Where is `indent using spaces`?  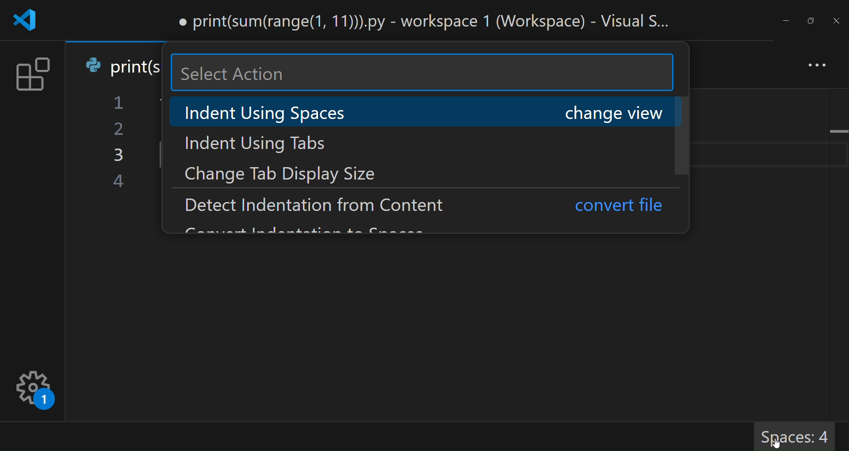
indent using spaces is located at coordinates (273, 111).